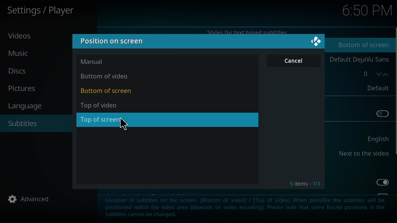 Image resolution: width=397 pixels, height=223 pixels. Describe the element at coordinates (381, 113) in the screenshot. I see `Toggle` at that location.